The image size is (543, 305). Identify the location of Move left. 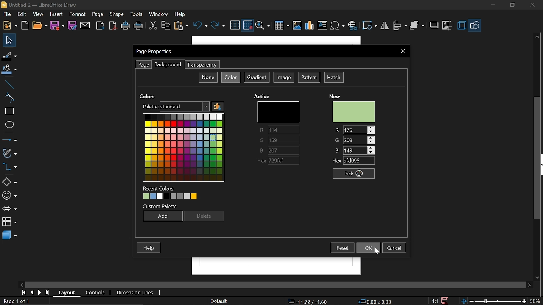
(21, 284).